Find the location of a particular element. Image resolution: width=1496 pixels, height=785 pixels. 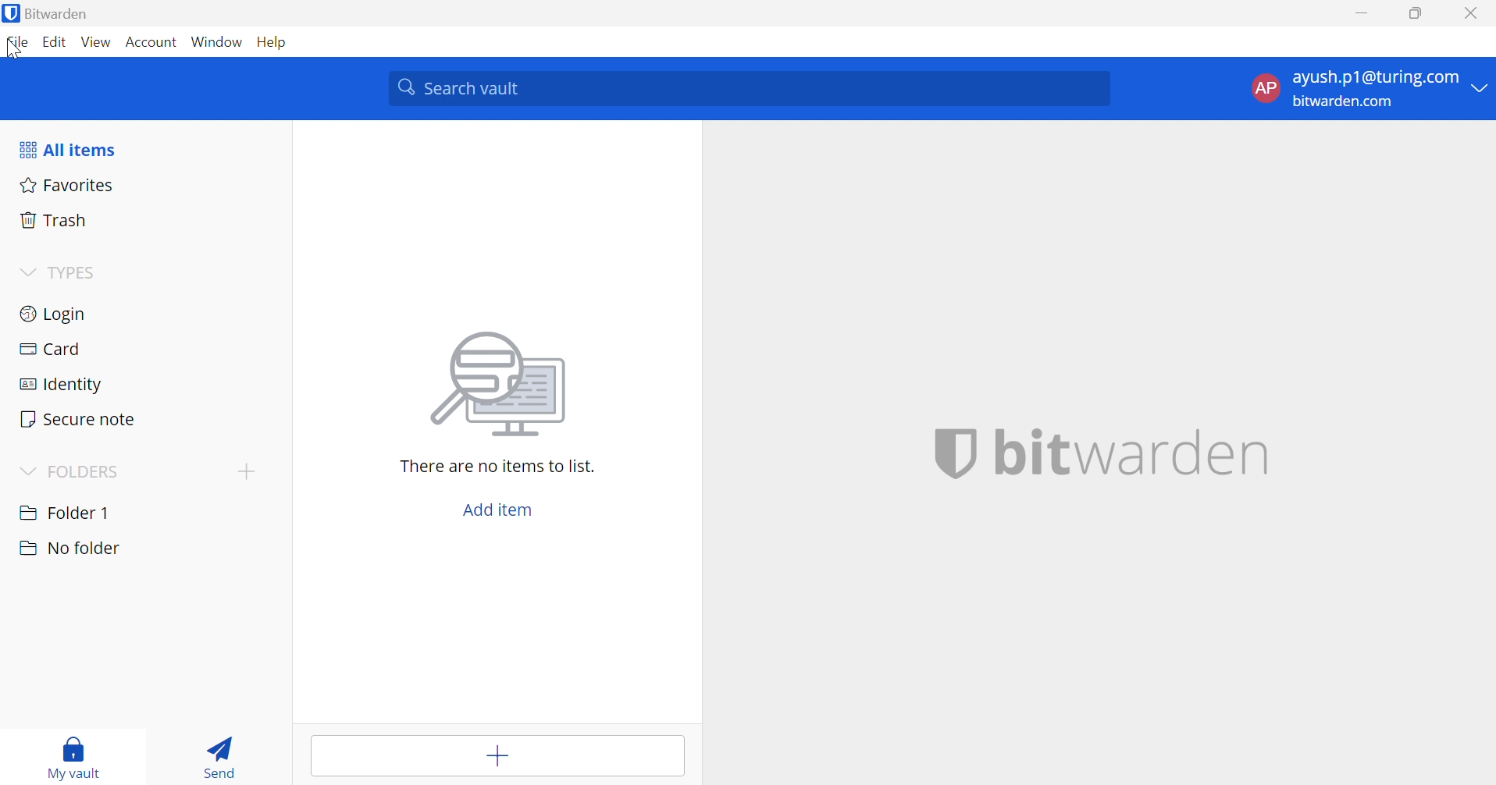

Restore is located at coordinates (1416, 14).